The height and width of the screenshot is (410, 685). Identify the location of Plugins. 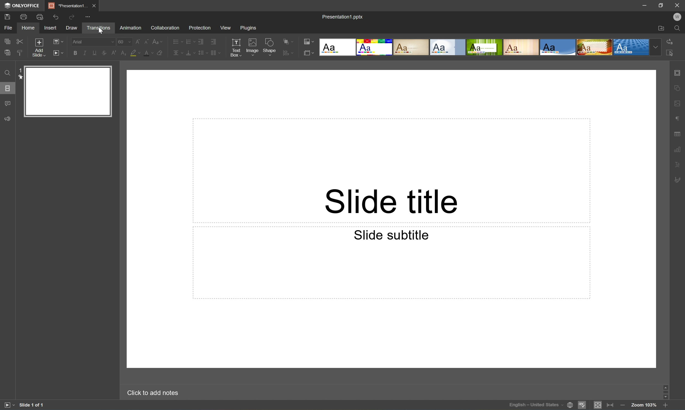
(249, 27).